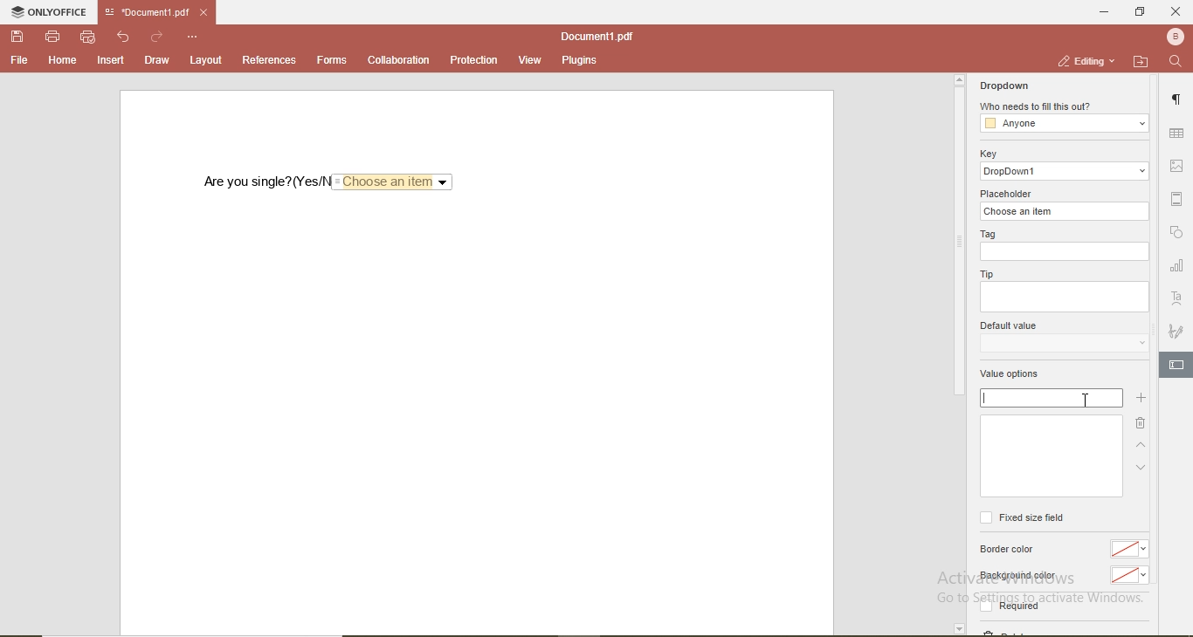 This screenshot has height=637, width=1193. I want to click on placeholder, so click(1005, 192).